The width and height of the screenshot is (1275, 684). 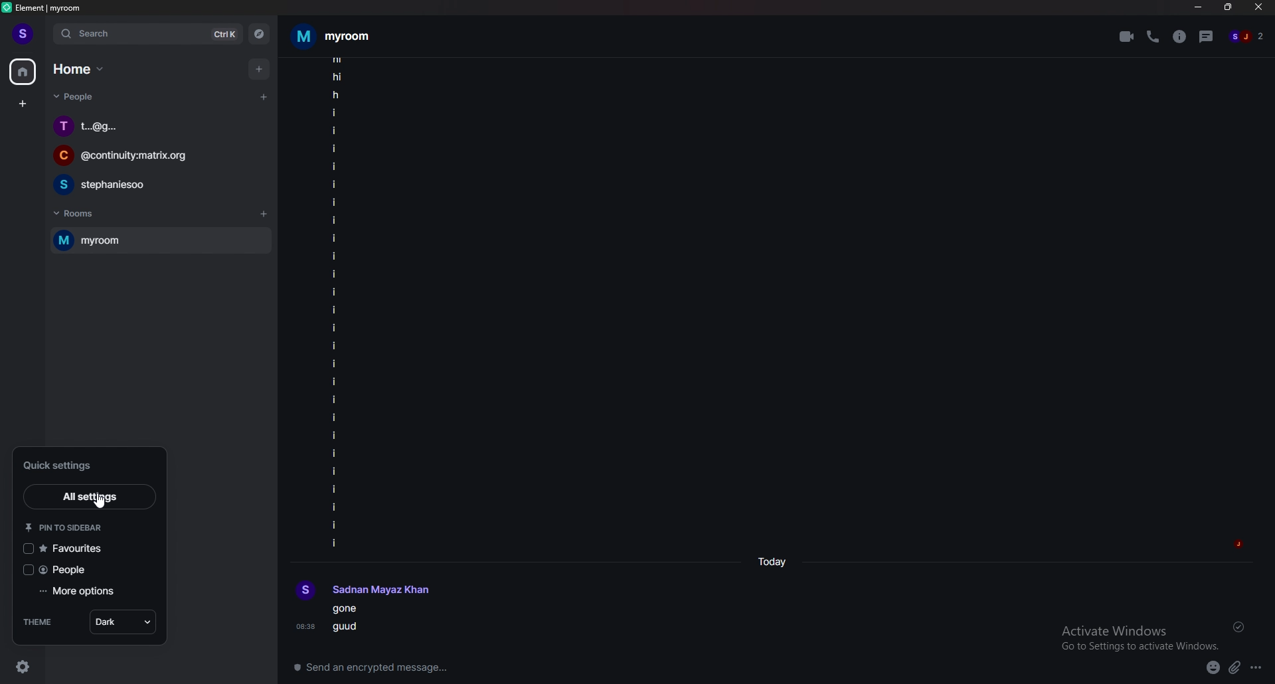 What do you see at coordinates (1153, 36) in the screenshot?
I see `voice call` at bounding box center [1153, 36].